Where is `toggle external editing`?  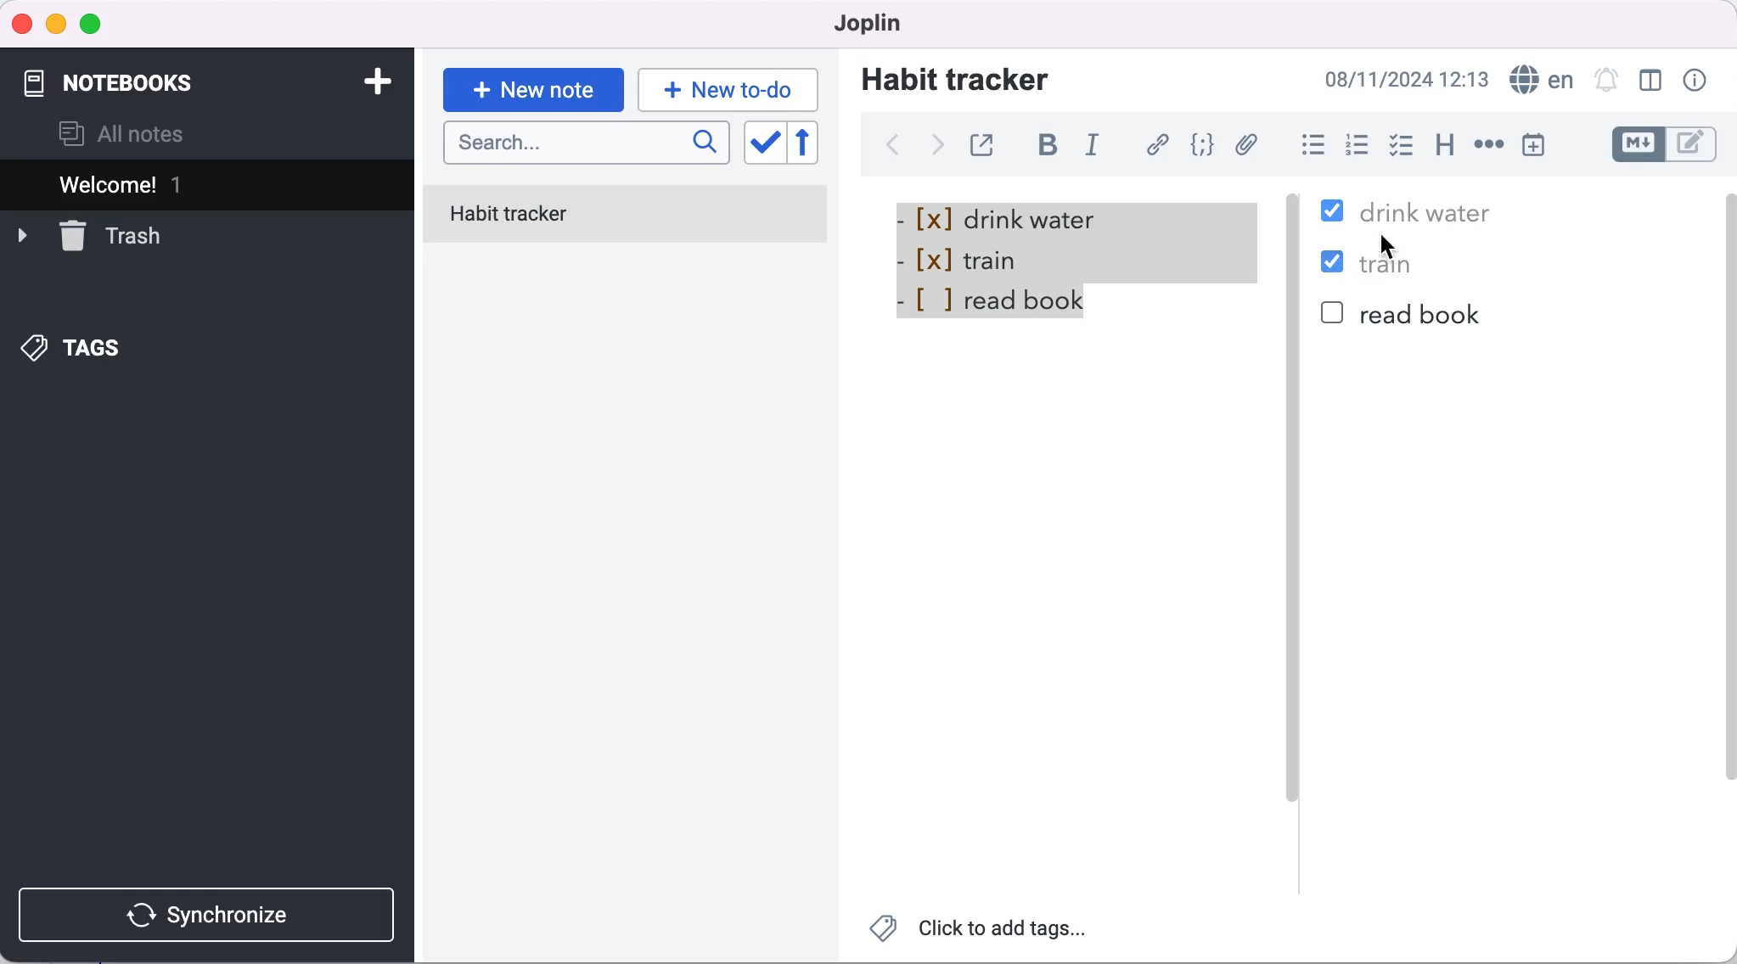
toggle external editing is located at coordinates (987, 143).